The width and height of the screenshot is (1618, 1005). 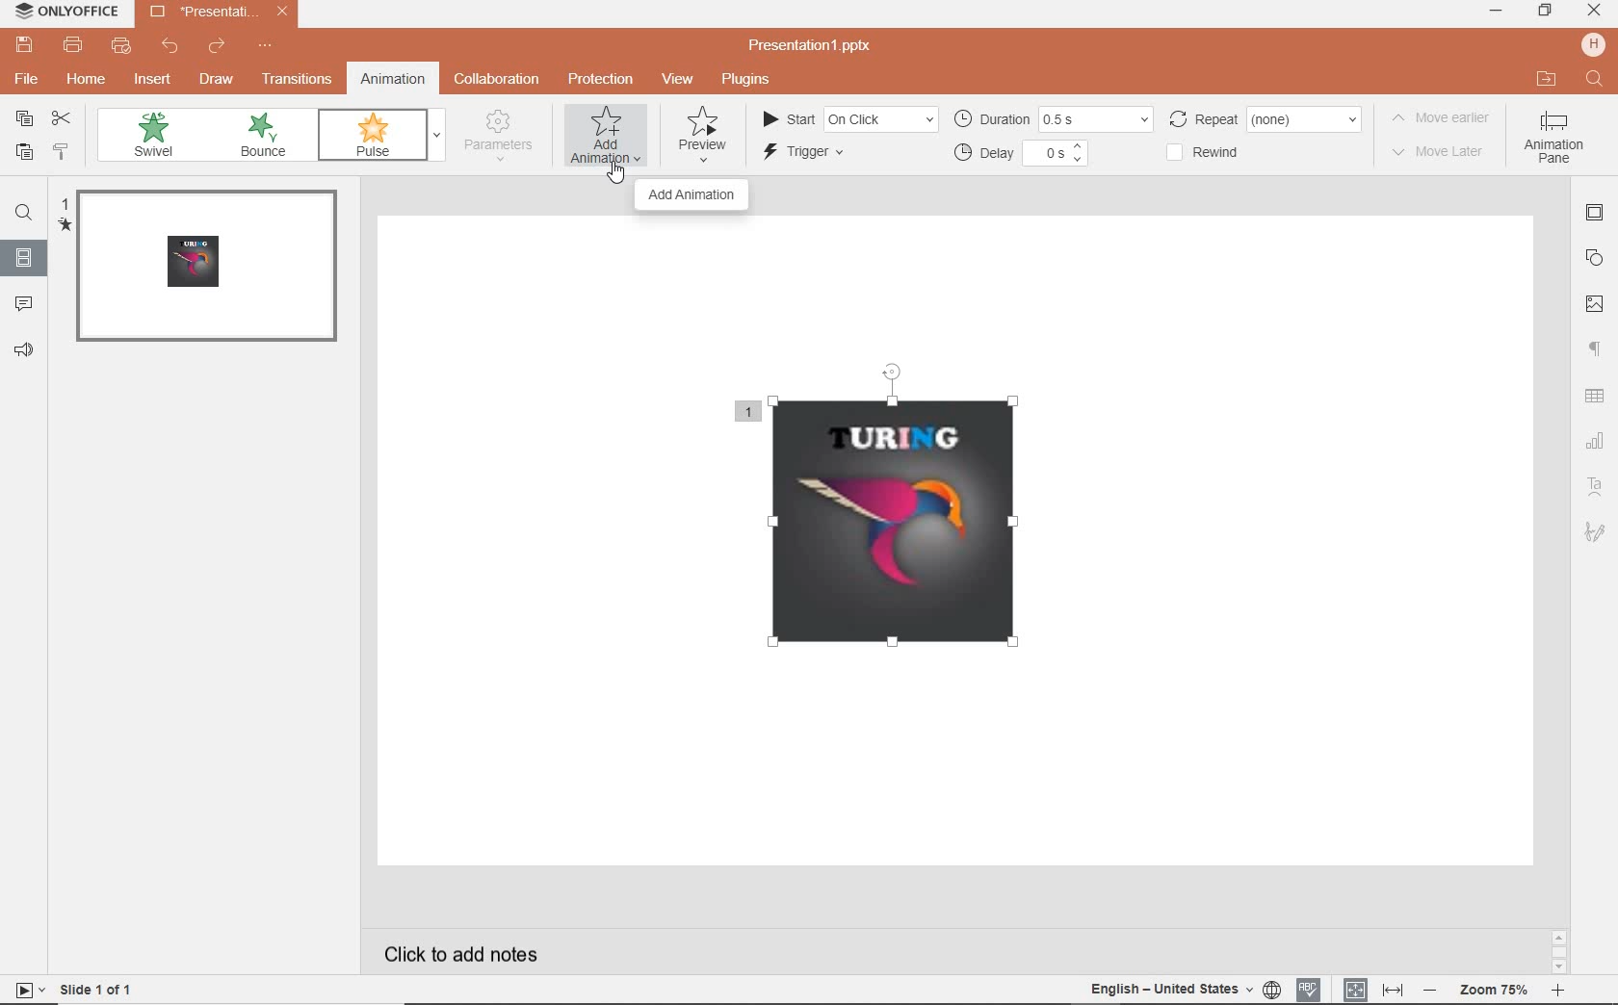 I want to click on redo, so click(x=215, y=46).